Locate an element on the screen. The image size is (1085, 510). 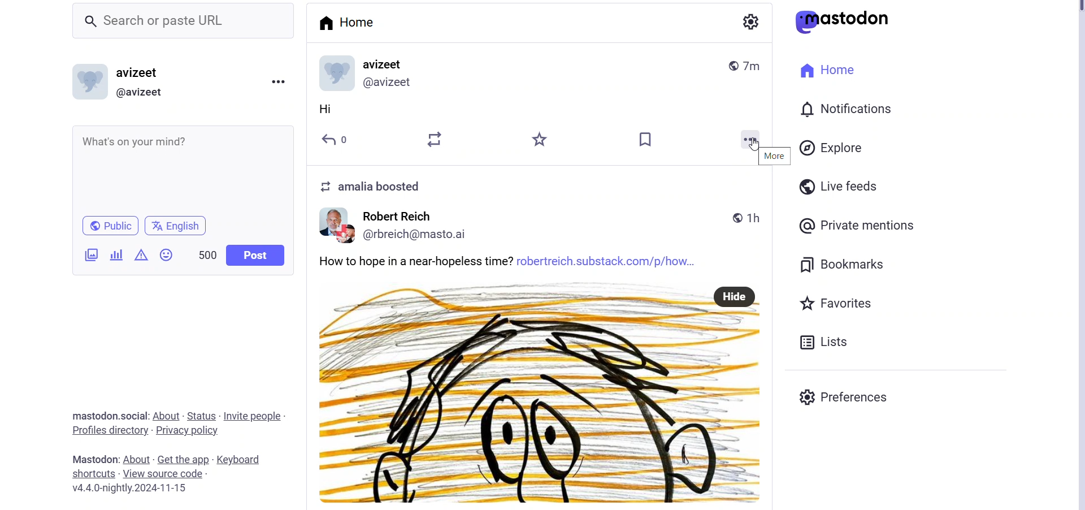
User Details and Profile Picture is located at coordinates (372, 72).